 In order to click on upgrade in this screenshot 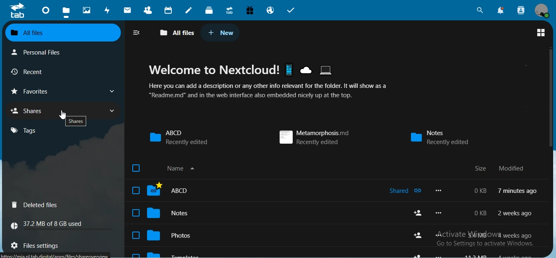, I will do `click(231, 11)`.